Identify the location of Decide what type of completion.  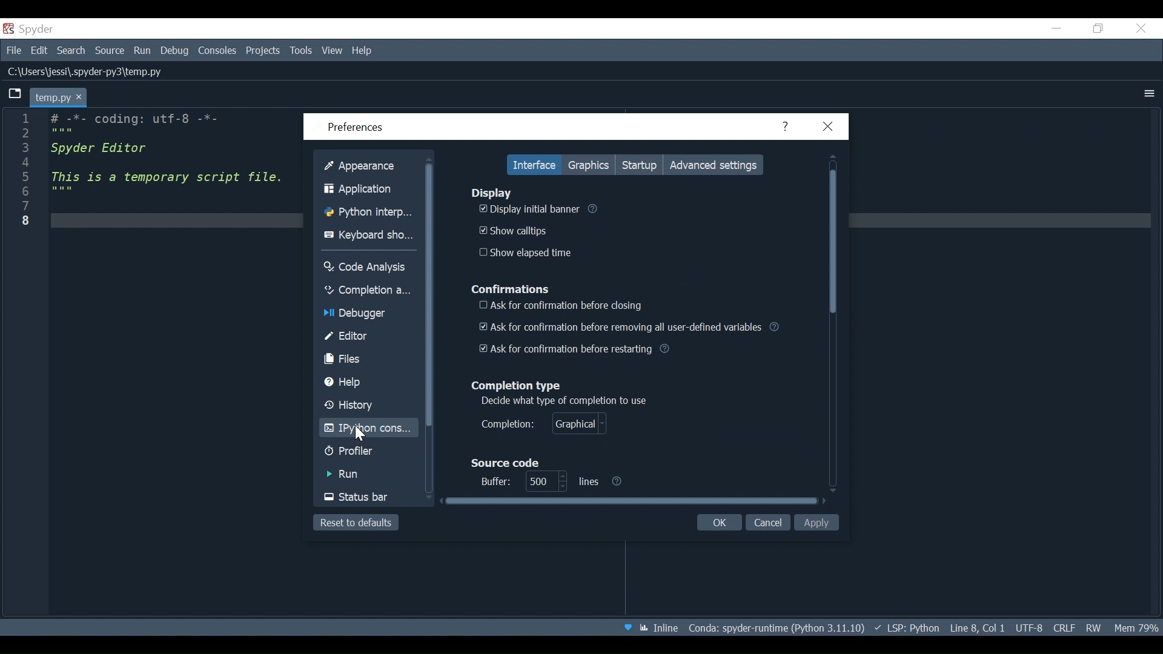
(565, 401).